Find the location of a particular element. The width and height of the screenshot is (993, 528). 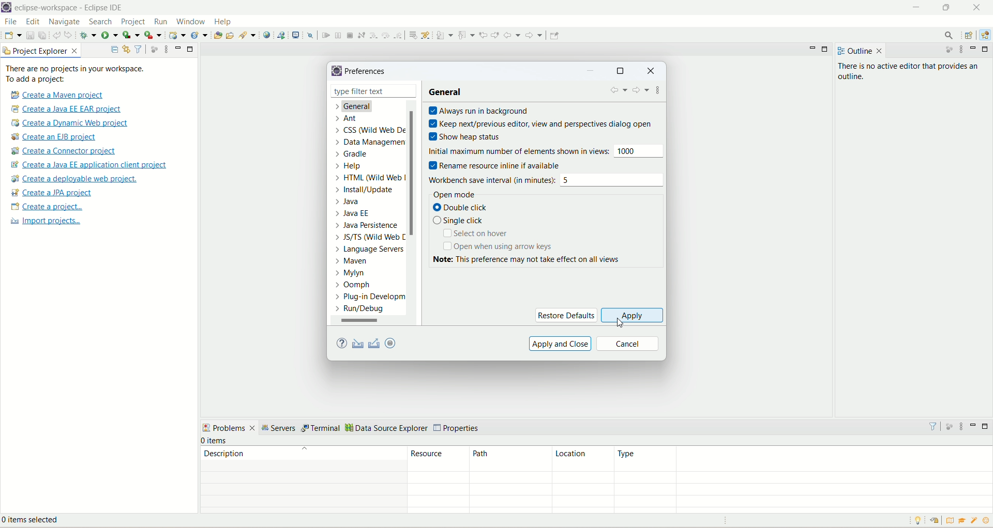

resume is located at coordinates (325, 35).